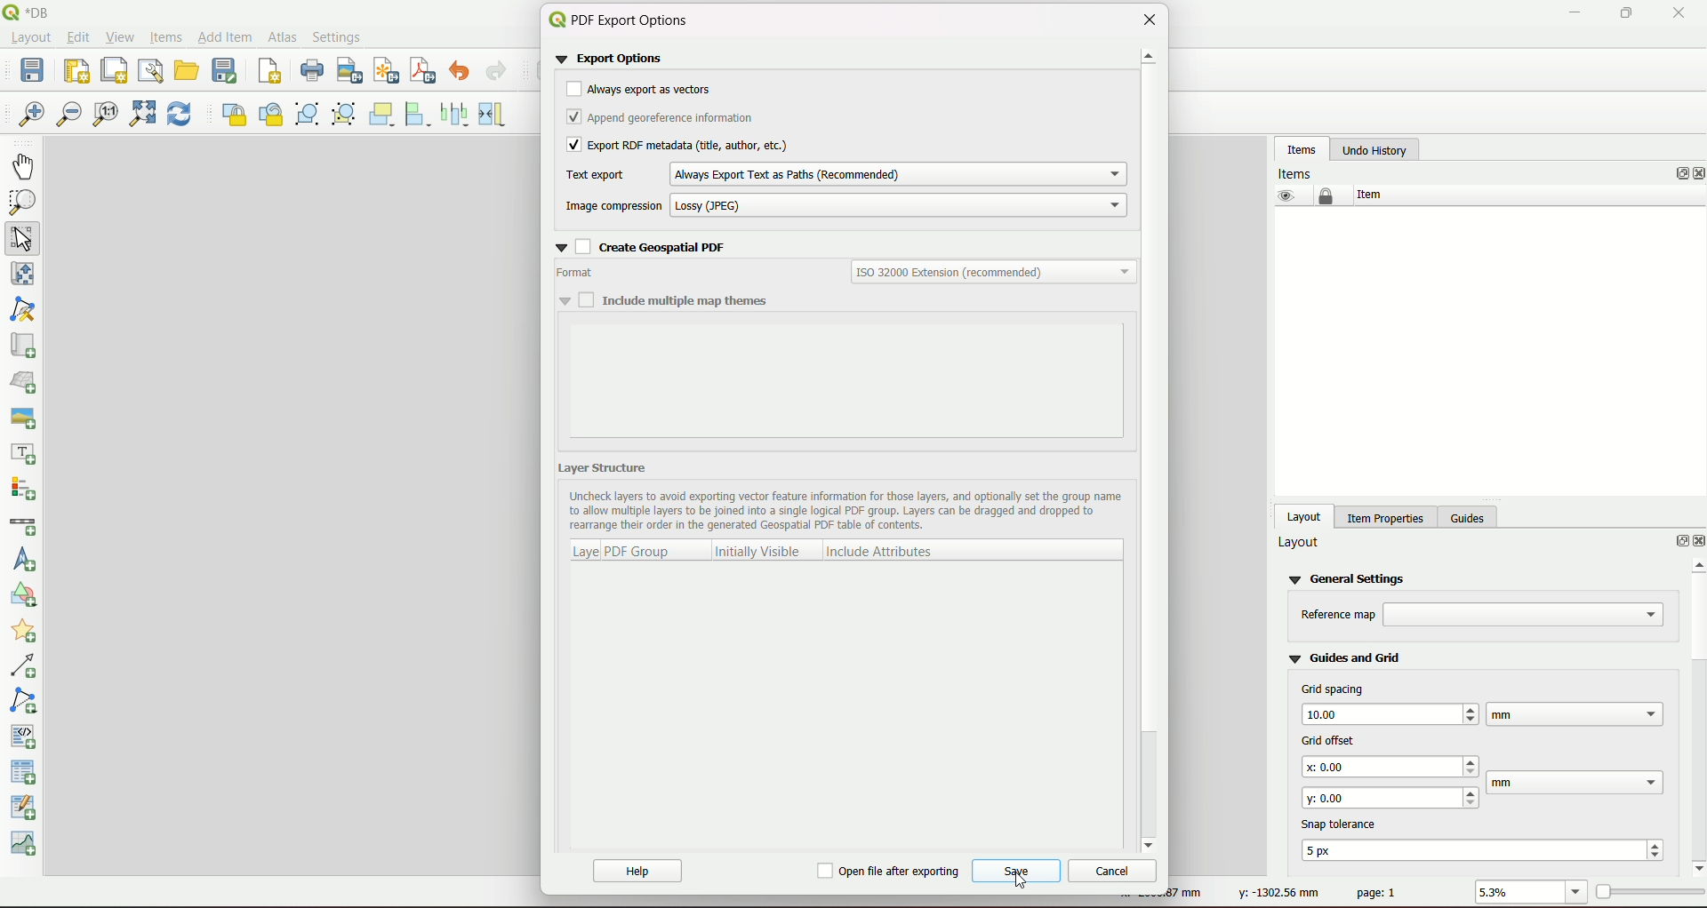 Image resolution: width=1707 pixels, height=908 pixels. What do you see at coordinates (270, 114) in the screenshot?
I see `unlock all items` at bounding box center [270, 114].